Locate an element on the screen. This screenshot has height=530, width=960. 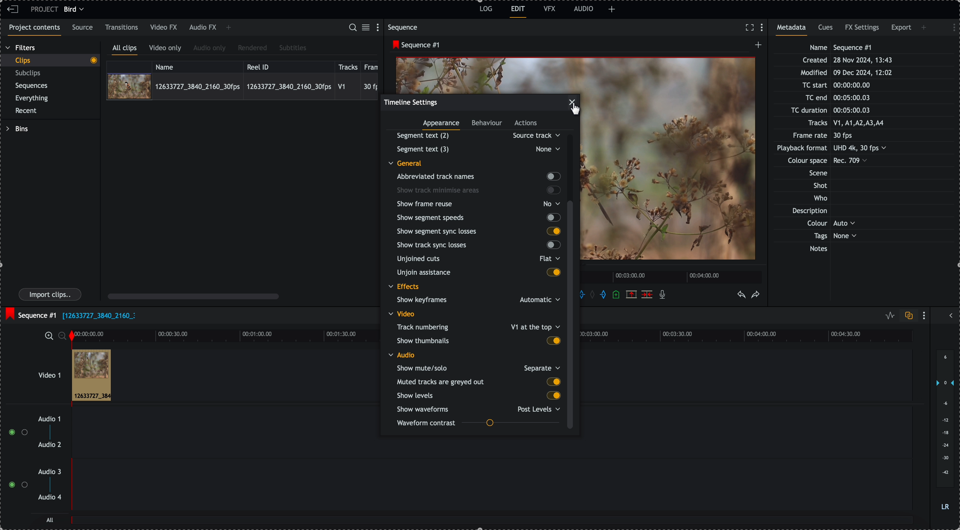
general is located at coordinates (411, 163).